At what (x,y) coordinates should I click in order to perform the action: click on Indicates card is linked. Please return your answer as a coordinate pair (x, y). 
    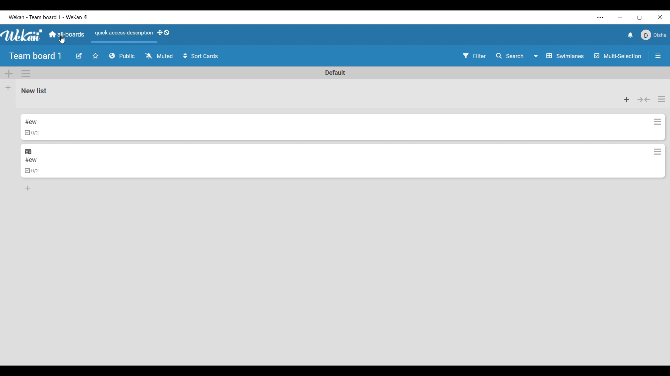
    Looking at the image, I should click on (28, 152).